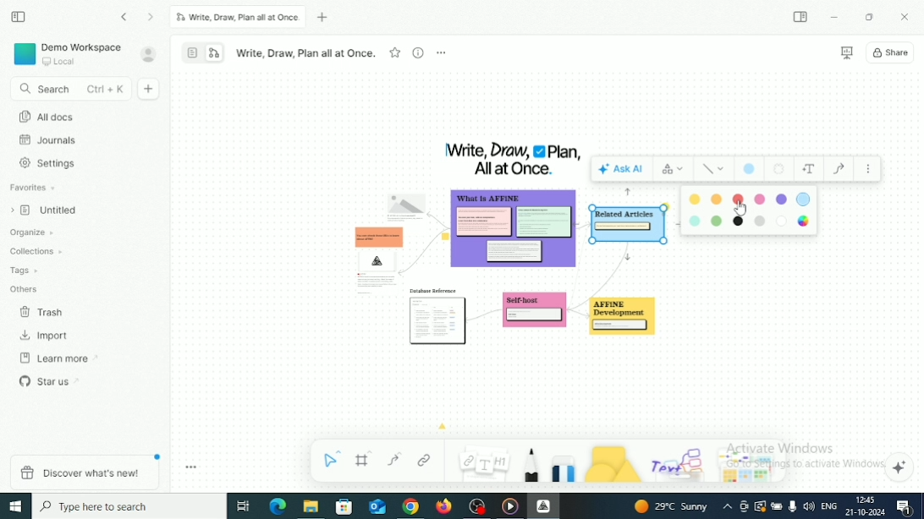 The height and width of the screenshot is (519, 924). I want to click on Pen, so click(531, 465).